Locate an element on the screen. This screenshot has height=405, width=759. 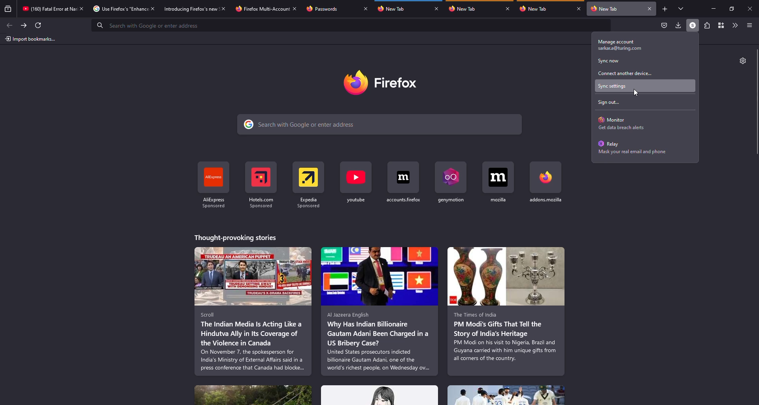
container is located at coordinates (720, 25).